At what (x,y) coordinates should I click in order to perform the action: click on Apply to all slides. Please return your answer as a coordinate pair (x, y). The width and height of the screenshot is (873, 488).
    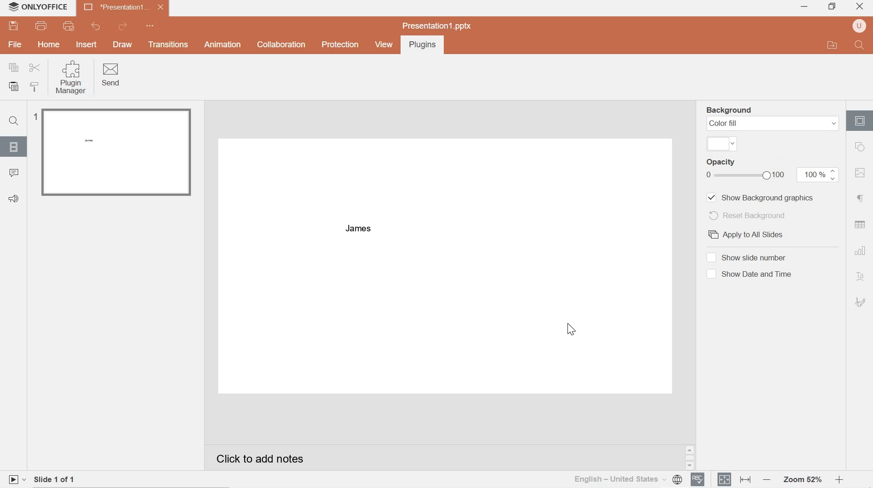
    Looking at the image, I should click on (746, 235).